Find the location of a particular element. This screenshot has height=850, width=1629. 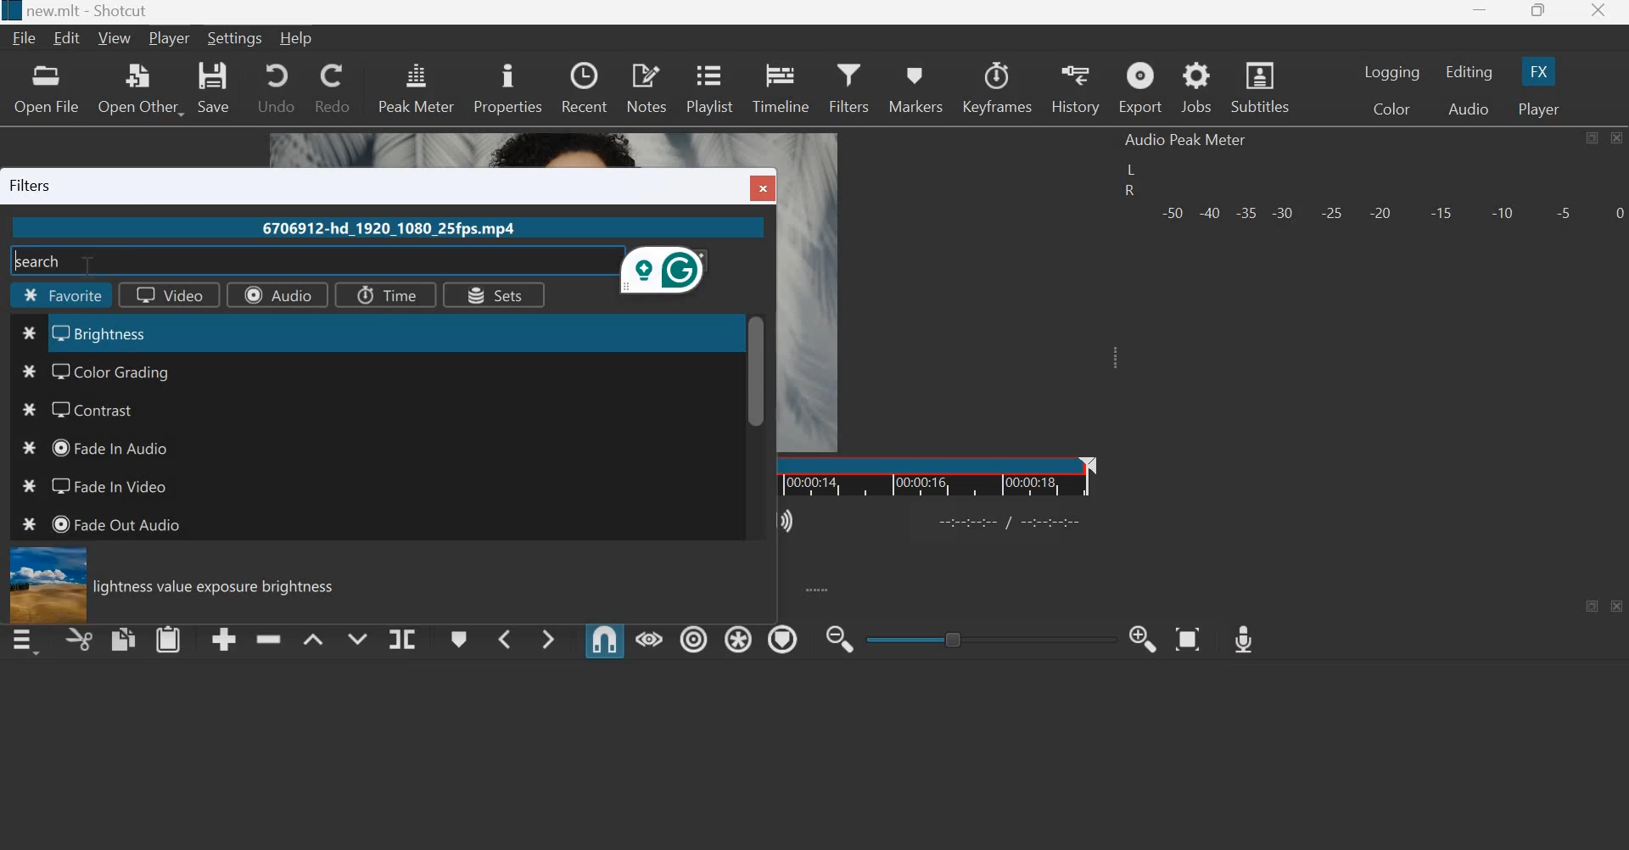

Volume meter is located at coordinates (1391, 210).